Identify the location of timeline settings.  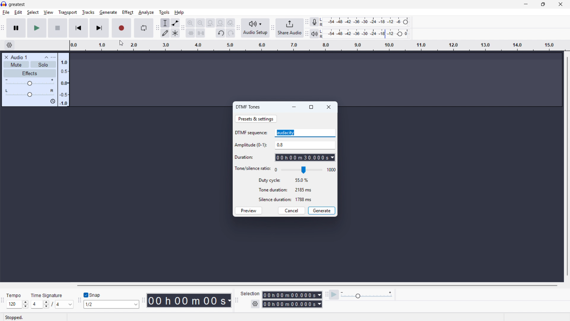
(9, 45).